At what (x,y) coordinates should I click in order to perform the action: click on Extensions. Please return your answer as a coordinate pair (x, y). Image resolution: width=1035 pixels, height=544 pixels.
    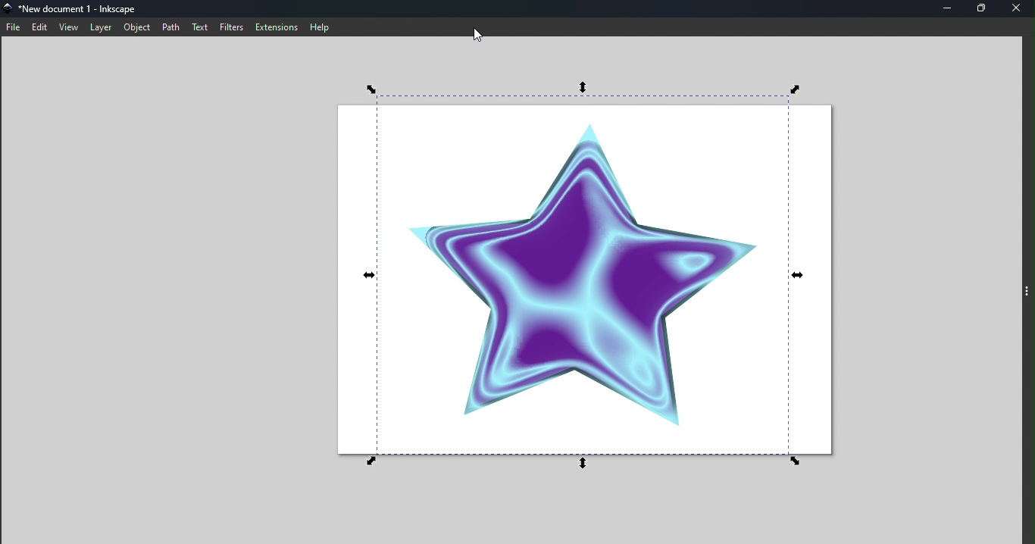
    Looking at the image, I should click on (273, 26).